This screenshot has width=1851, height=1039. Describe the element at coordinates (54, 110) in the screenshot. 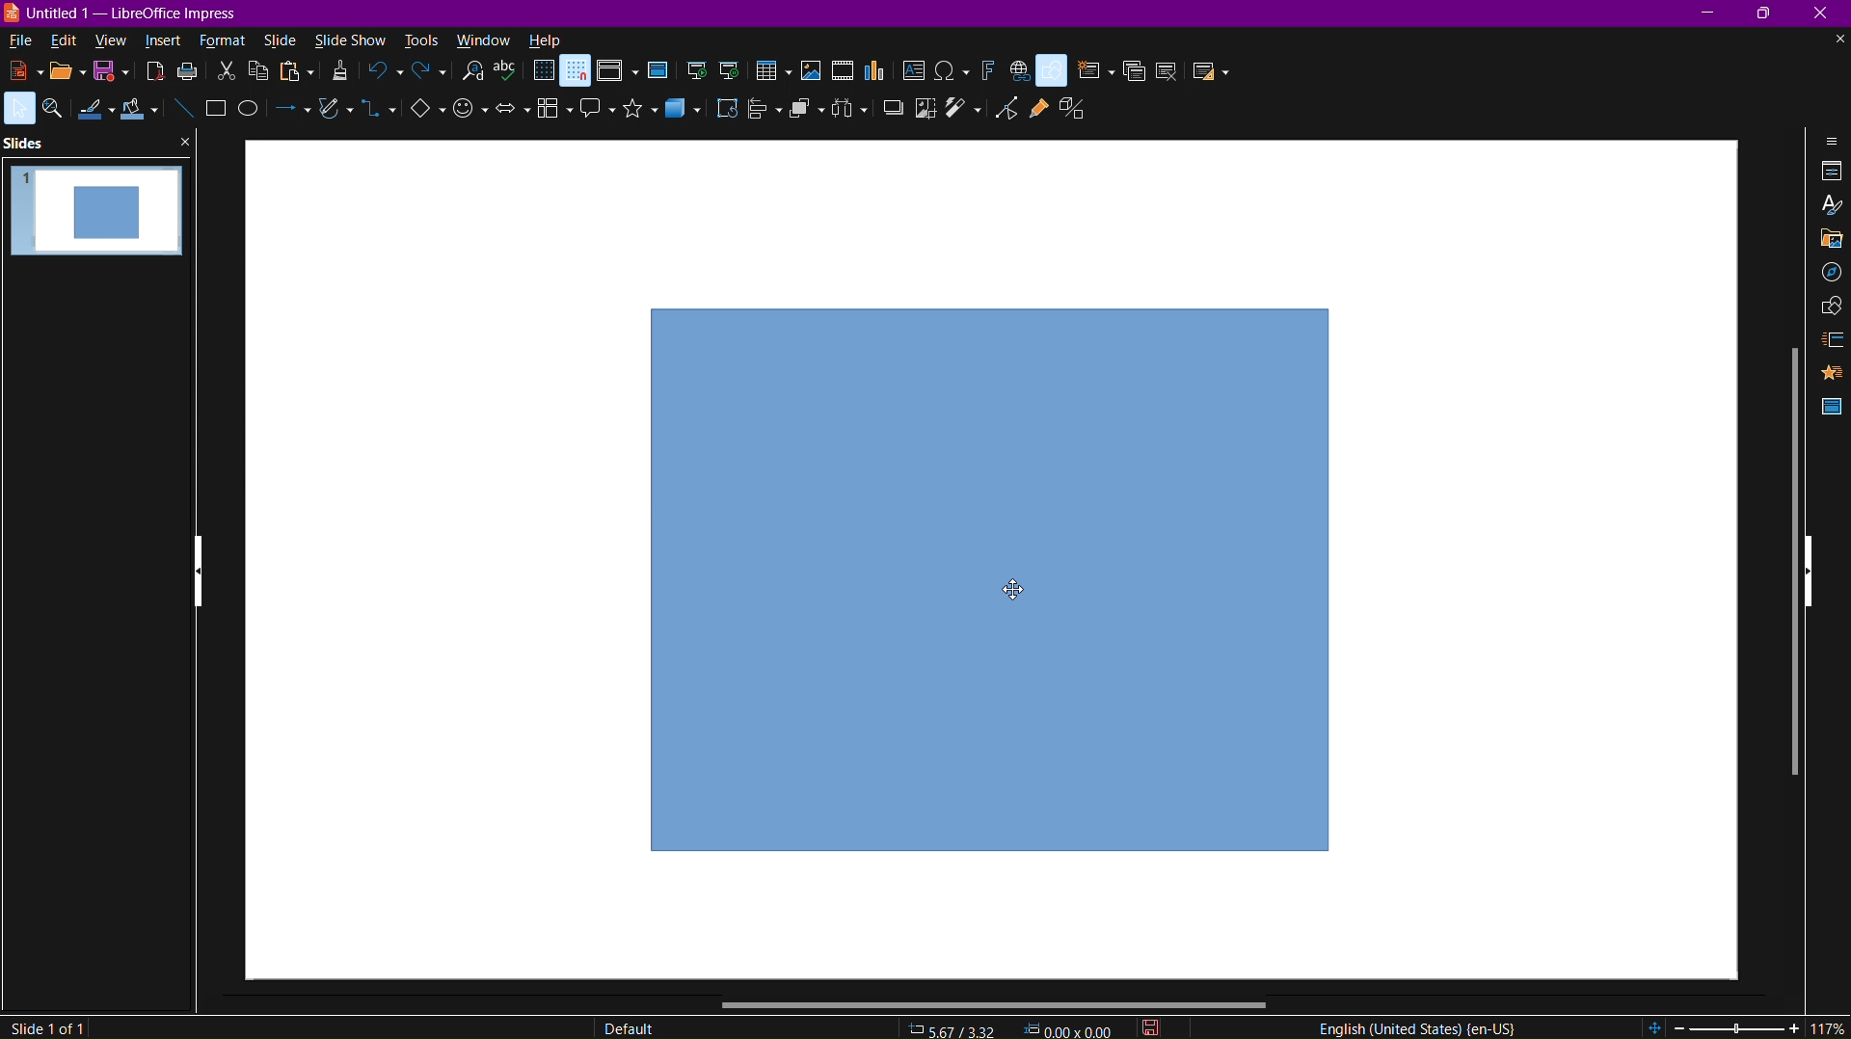

I see `Zoom` at that location.